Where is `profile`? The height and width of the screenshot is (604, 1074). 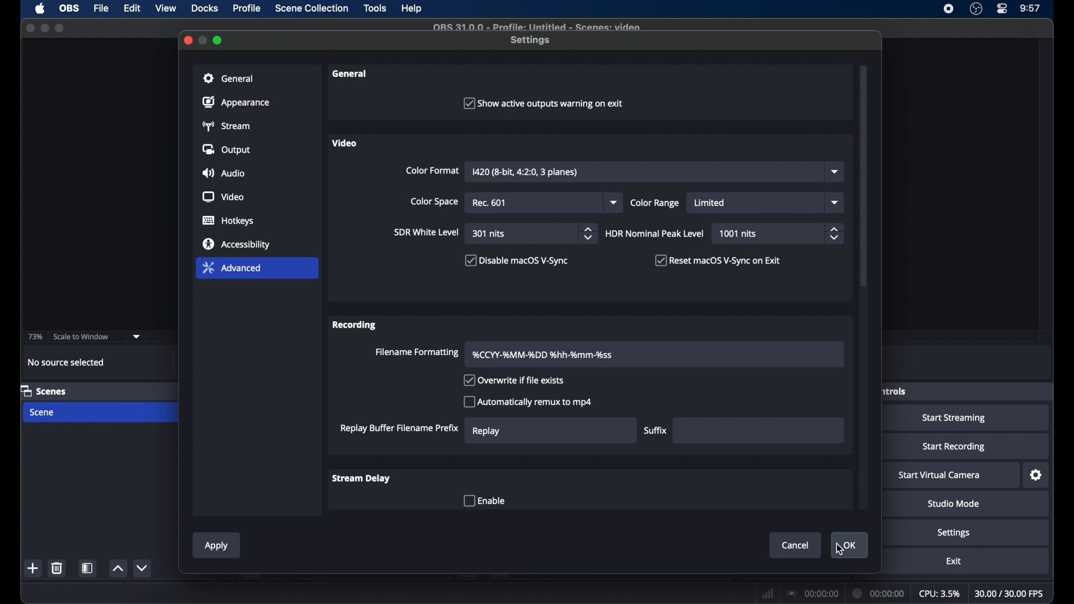 profile is located at coordinates (247, 8).